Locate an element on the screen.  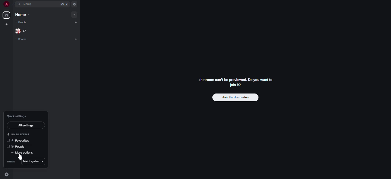
join the discussion is located at coordinates (235, 98).